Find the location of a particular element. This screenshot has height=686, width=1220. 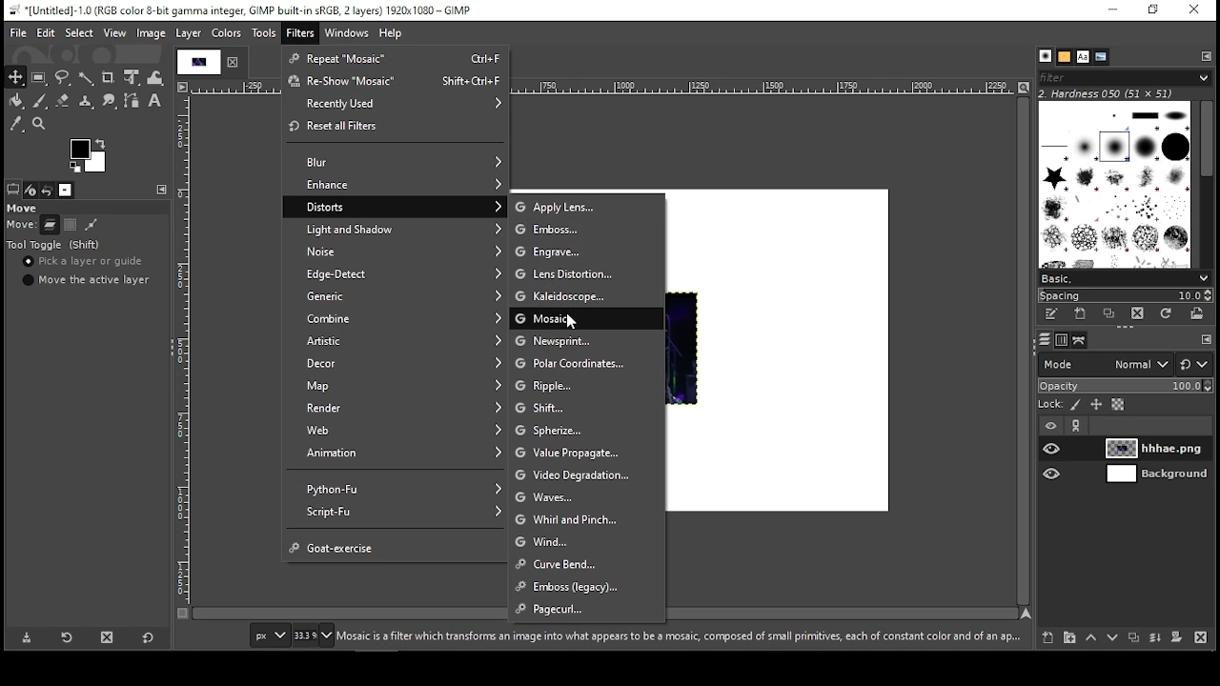

colors is located at coordinates (90, 153).